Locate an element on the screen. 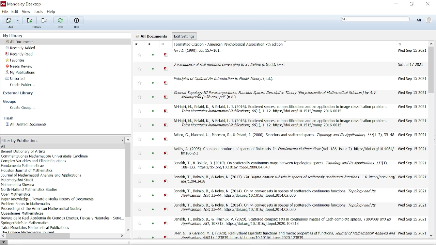  Horizontal scrollbar for filter by publications is located at coordinates (39, 236).